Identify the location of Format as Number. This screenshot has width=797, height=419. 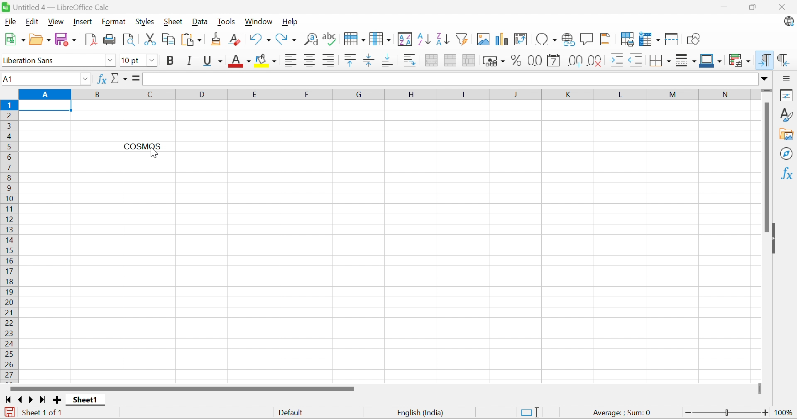
(534, 60).